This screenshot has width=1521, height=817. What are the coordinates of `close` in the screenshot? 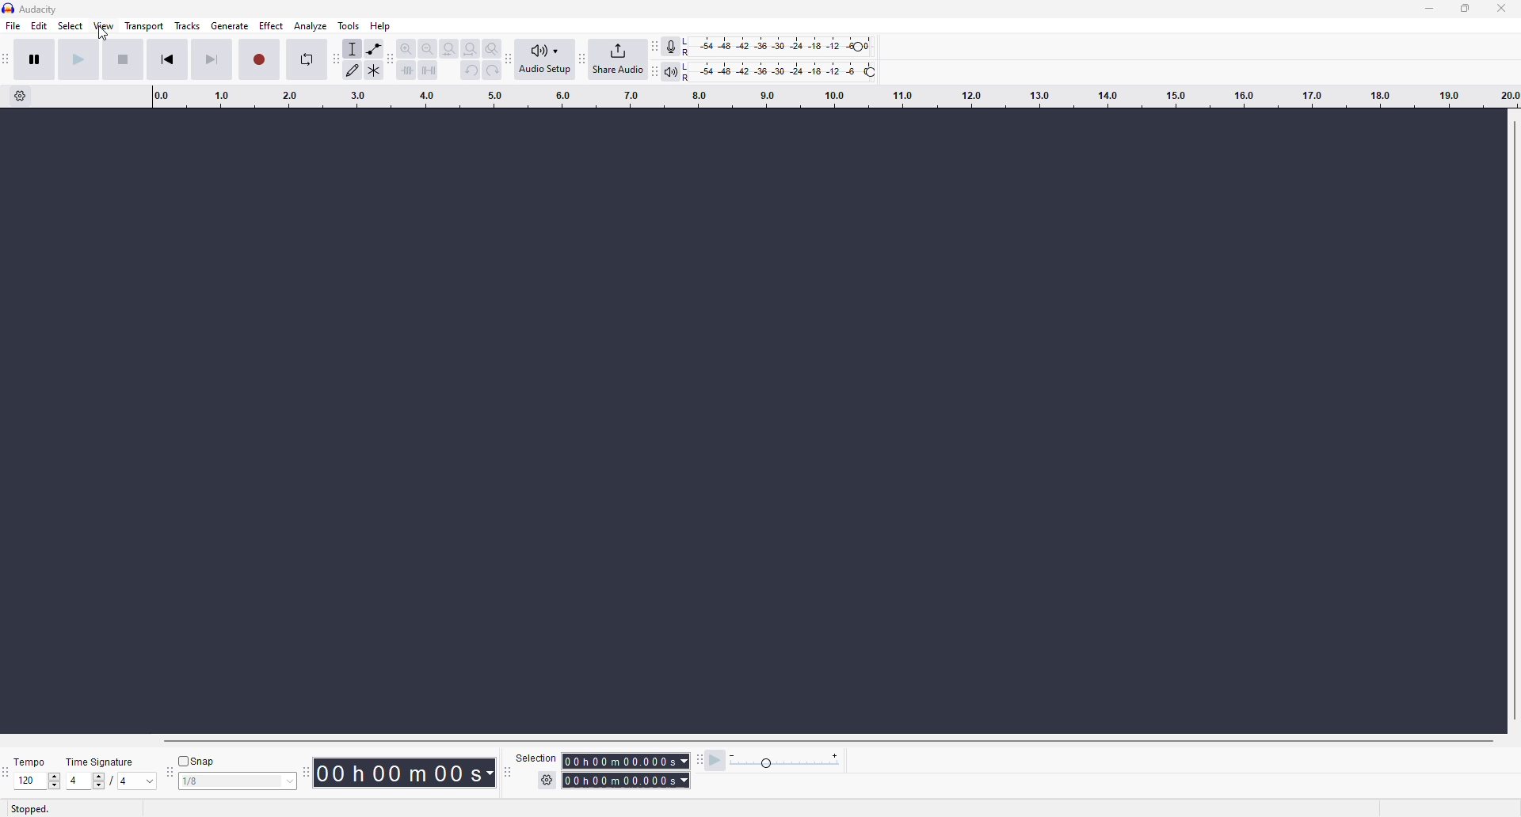 It's located at (1500, 10).